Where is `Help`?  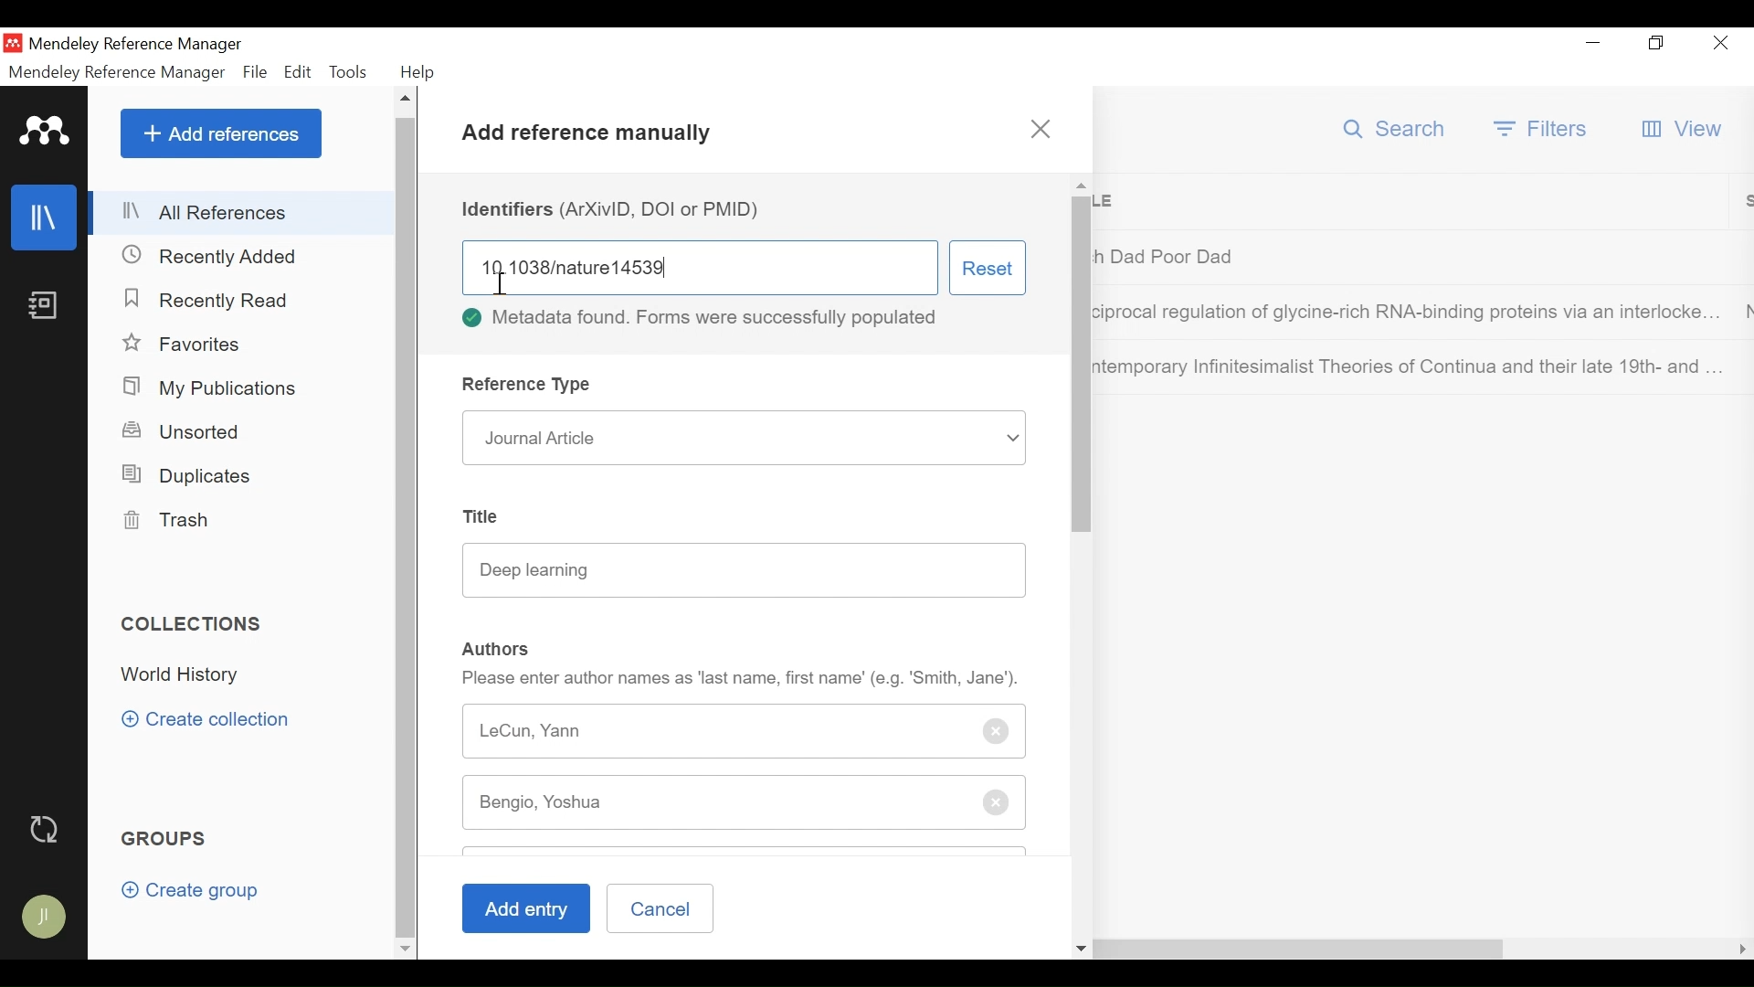 Help is located at coordinates (423, 72).